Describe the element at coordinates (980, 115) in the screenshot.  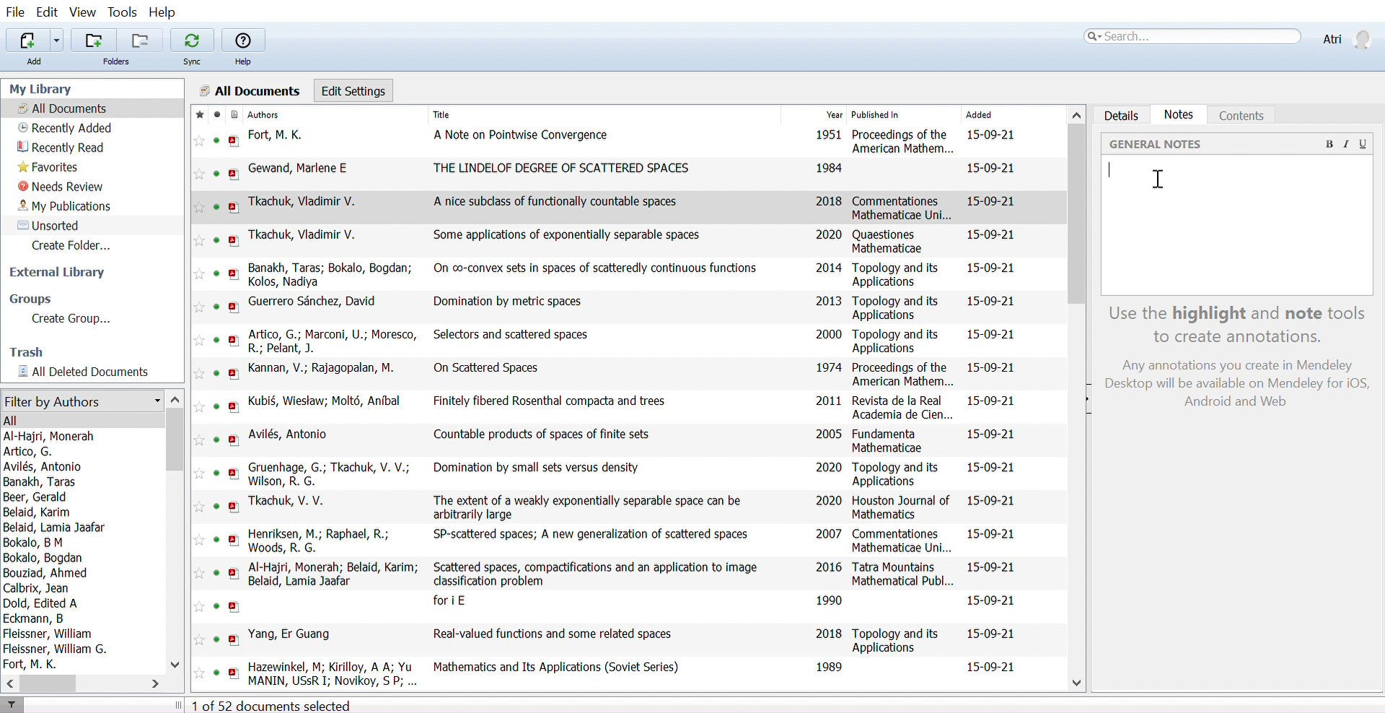
I see `Added` at that location.